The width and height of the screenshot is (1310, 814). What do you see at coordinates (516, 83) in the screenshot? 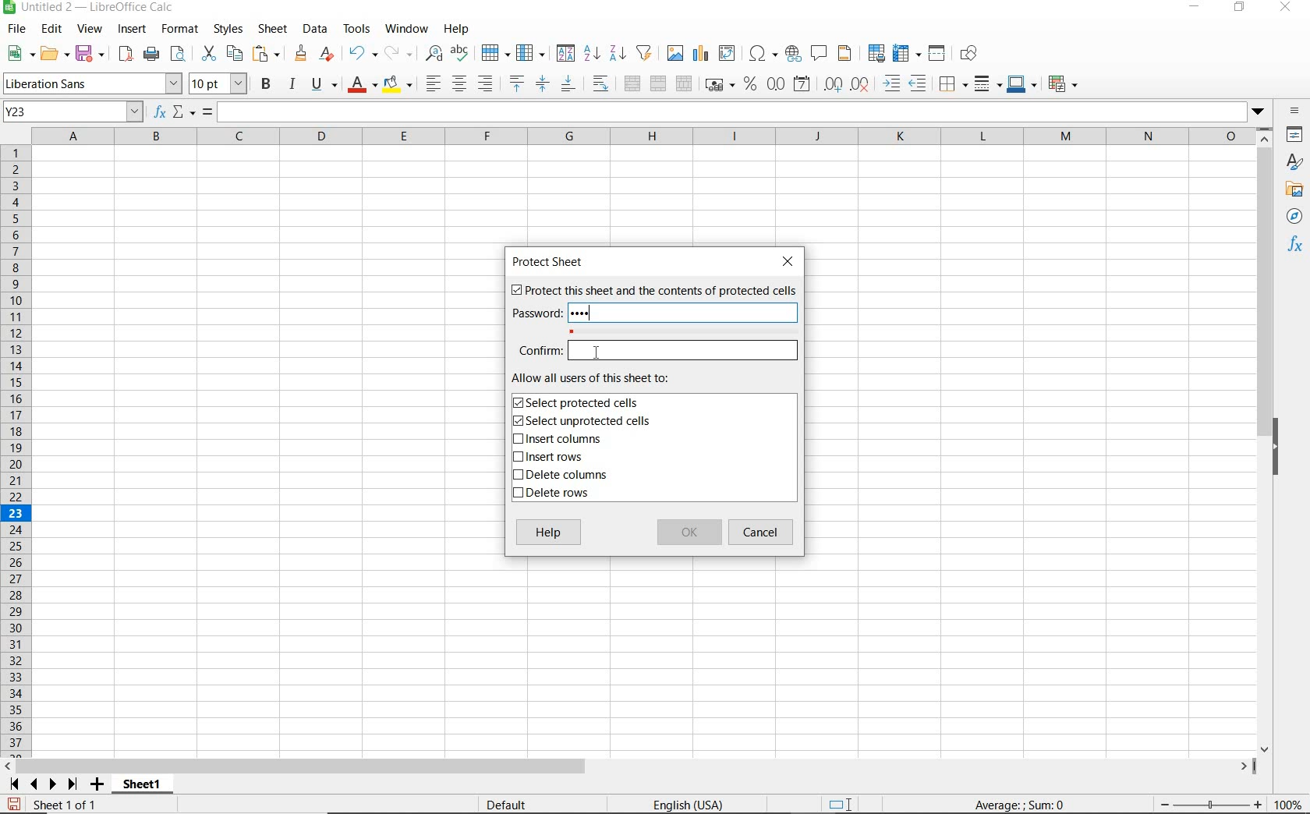
I see `ALIGN TOP` at bounding box center [516, 83].